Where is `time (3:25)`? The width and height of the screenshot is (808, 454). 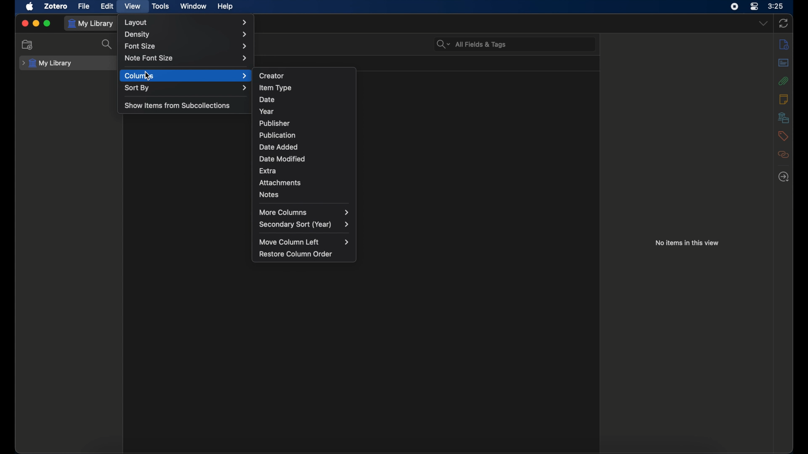
time (3:25) is located at coordinates (777, 6).